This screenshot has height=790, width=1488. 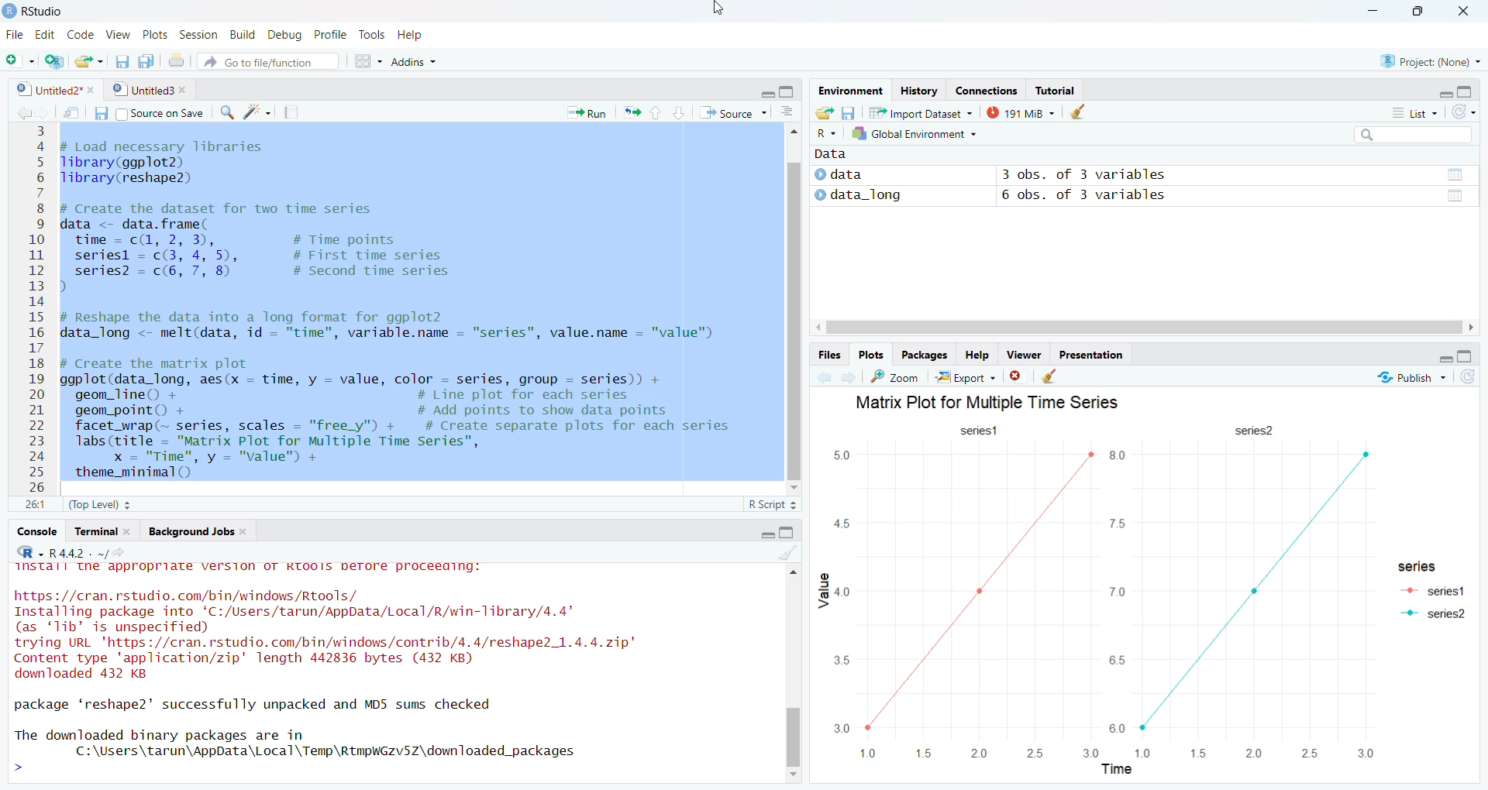 I want to click on Connections, so click(x=984, y=91).